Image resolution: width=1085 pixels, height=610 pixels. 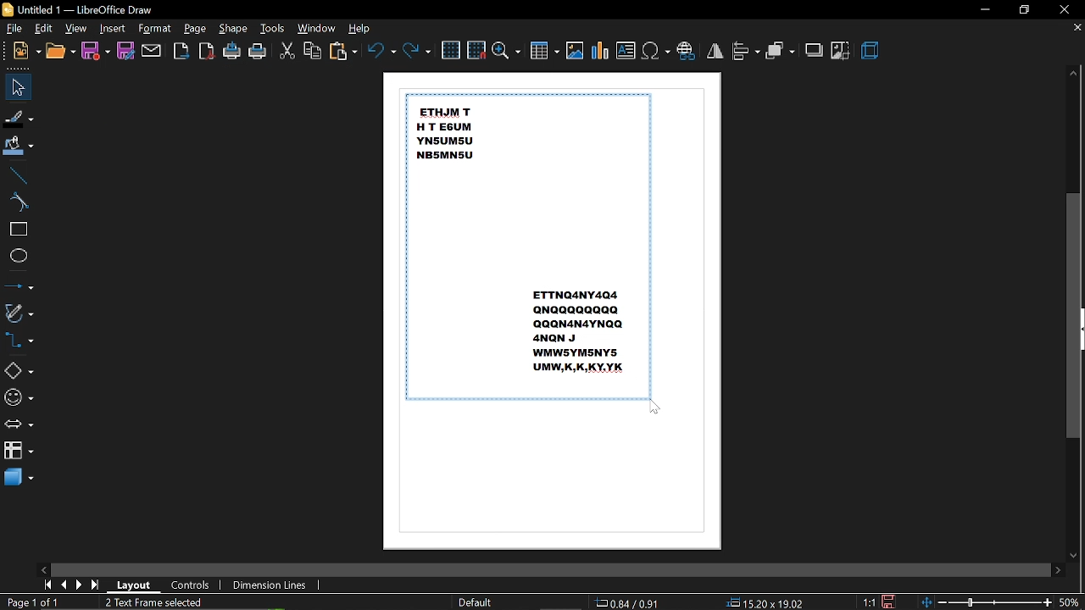 I want to click on print directly, so click(x=232, y=52).